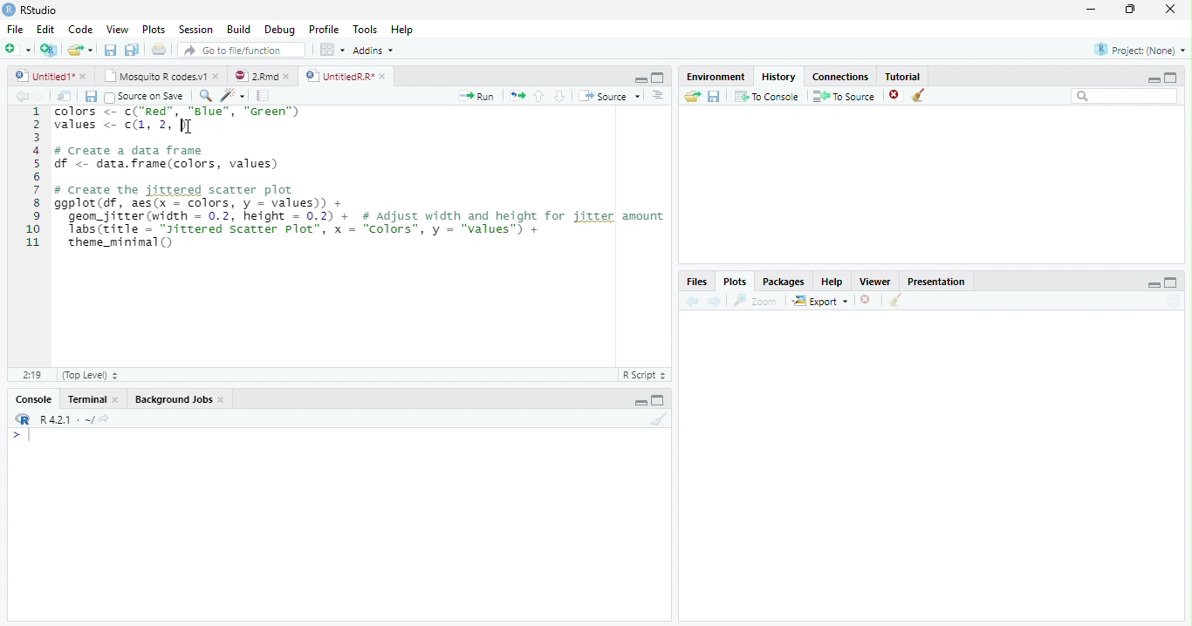 This screenshot has height=626, width=1192. I want to click on Profile, so click(325, 29).